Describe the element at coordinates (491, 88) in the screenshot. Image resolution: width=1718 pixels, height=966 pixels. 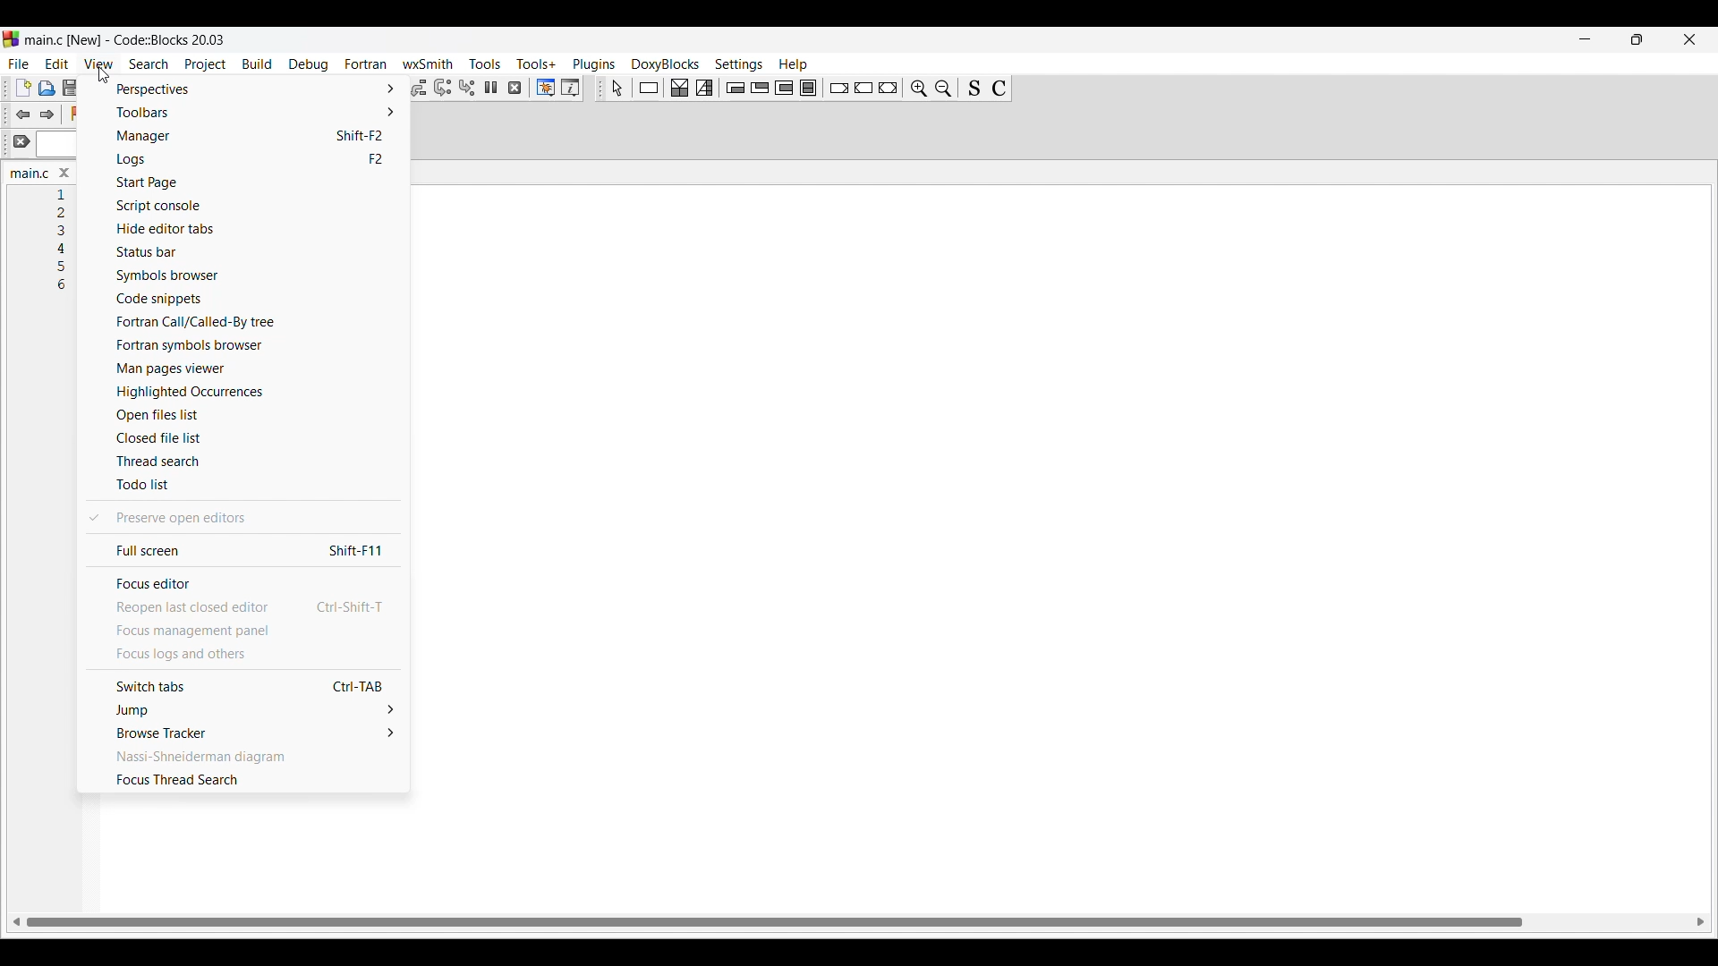
I see `Break debugger` at that location.